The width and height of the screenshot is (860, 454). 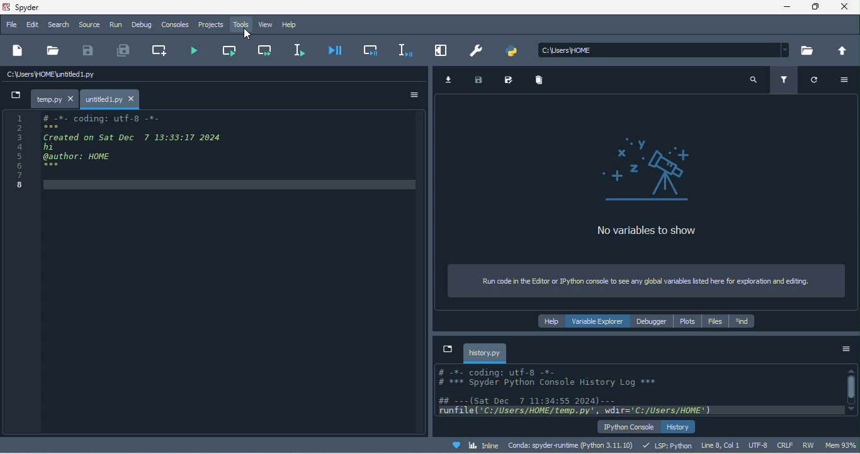 I want to click on run file, so click(x=199, y=51).